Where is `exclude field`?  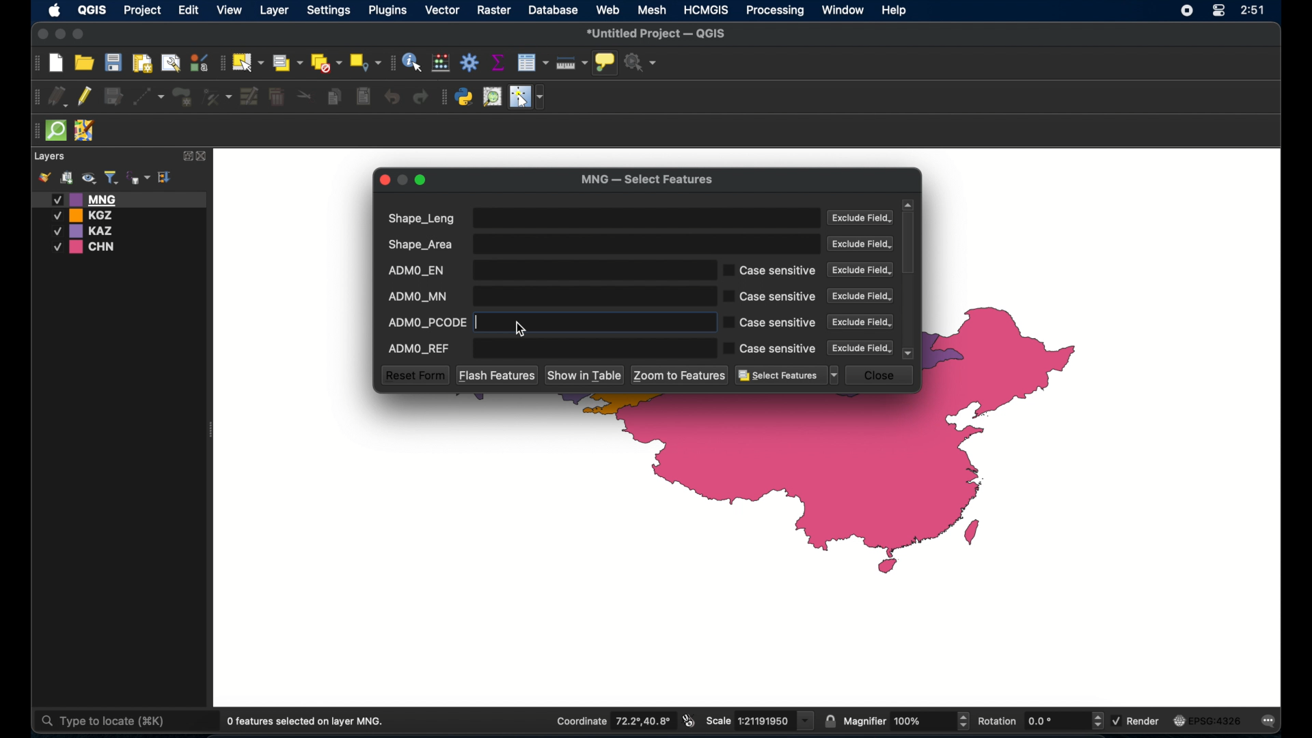
exclude field is located at coordinates (860, 296).